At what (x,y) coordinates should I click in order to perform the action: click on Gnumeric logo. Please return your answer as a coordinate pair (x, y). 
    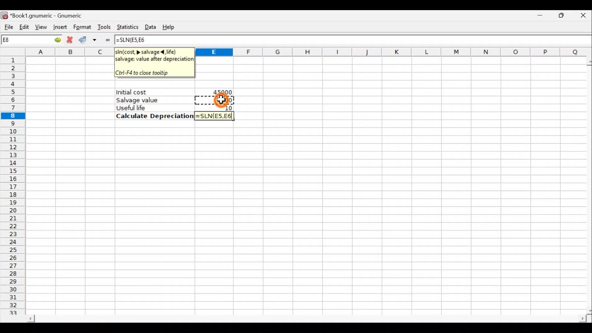
    Looking at the image, I should click on (5, 14).